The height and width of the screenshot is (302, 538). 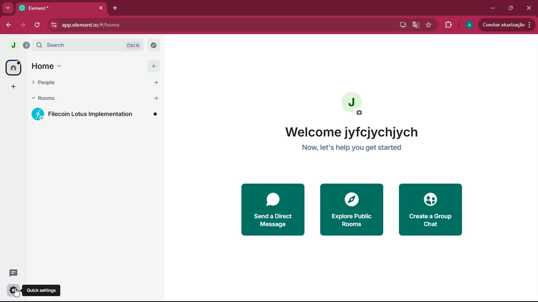 What do you see at coordinates (14, 68) in the screenshot?
I see `home` at bounding box center [14, 68].